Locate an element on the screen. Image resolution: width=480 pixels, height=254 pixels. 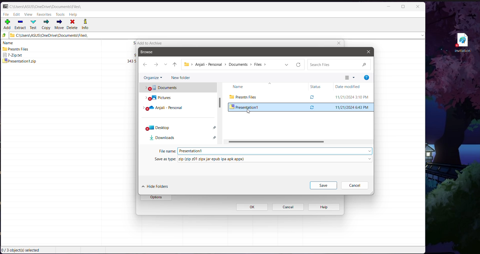
add to archive is located at coordinates (152, 43).